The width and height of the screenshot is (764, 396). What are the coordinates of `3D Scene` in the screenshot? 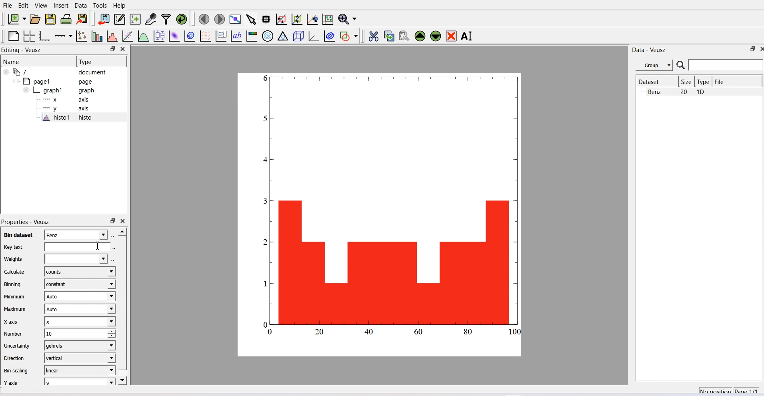 It's located at (298, 36).